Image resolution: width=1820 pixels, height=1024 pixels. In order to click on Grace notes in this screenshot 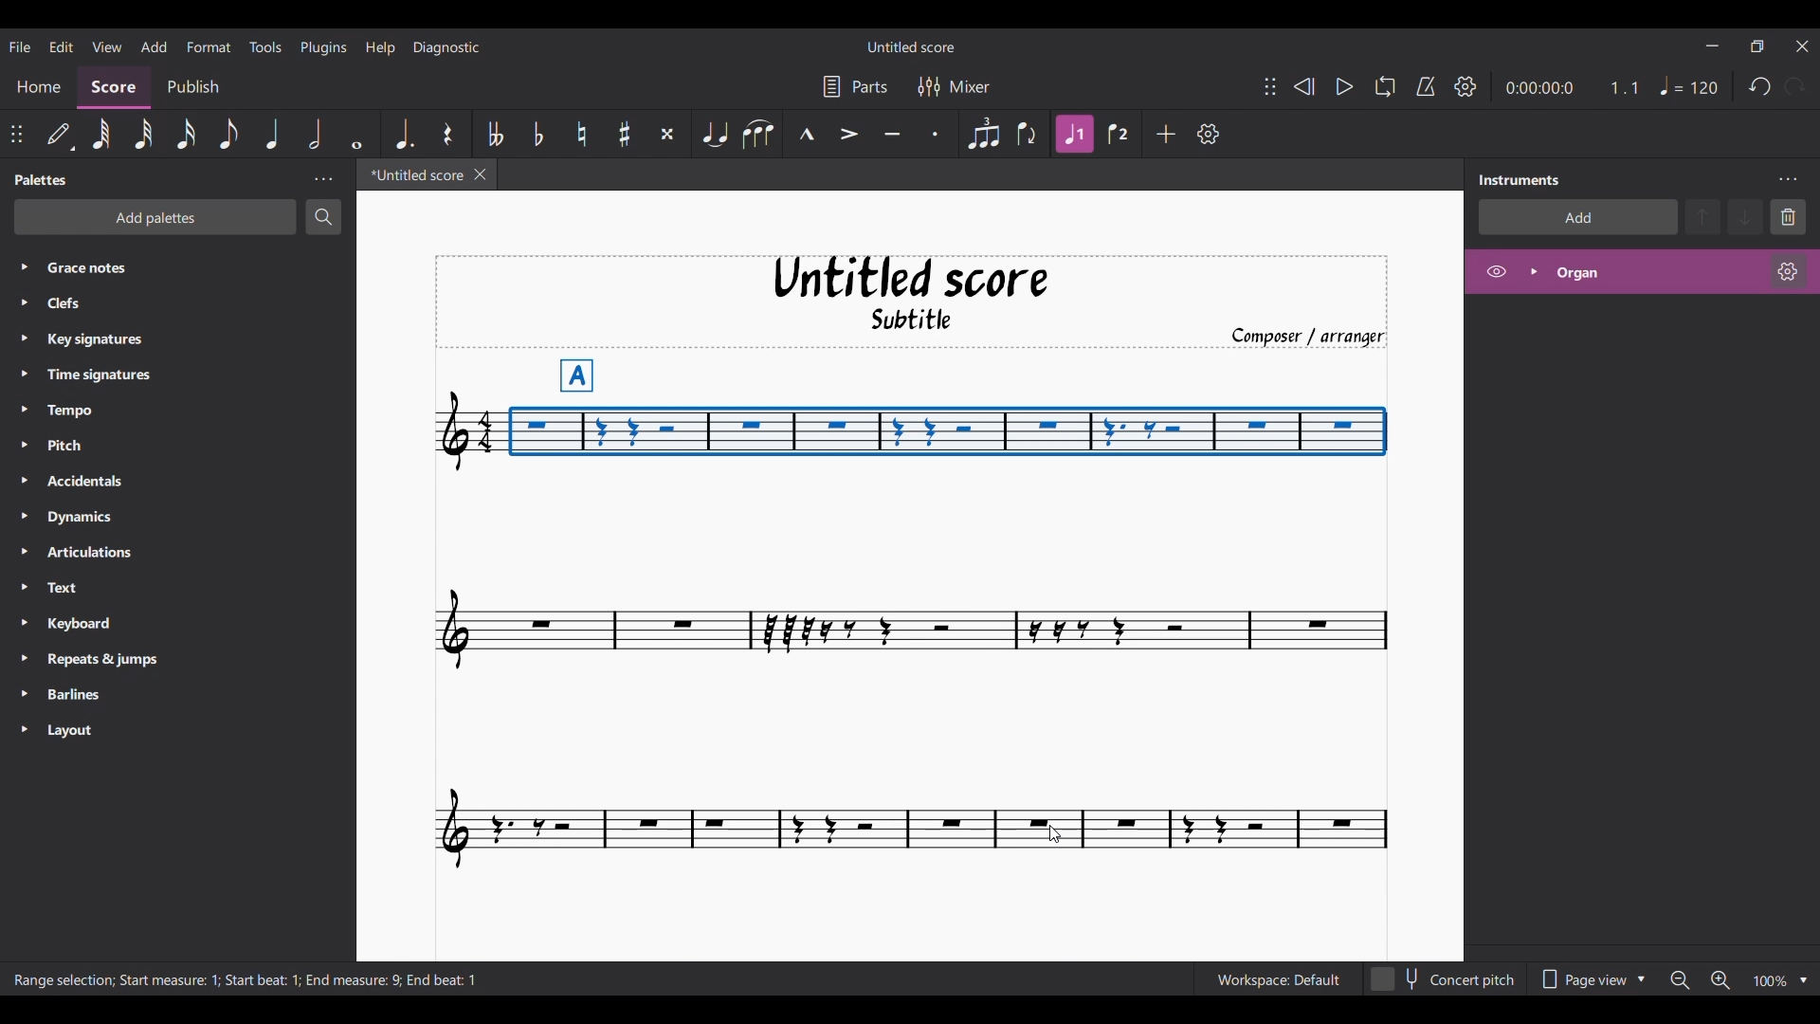, I will do `click(191, 265)`.